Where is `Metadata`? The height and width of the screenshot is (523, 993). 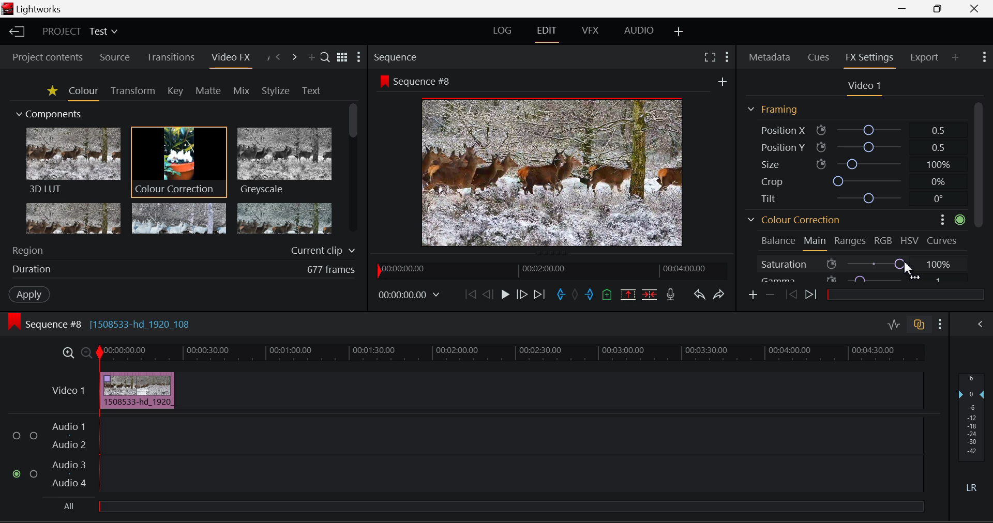
Metadata is located at coordinates (770, 58).